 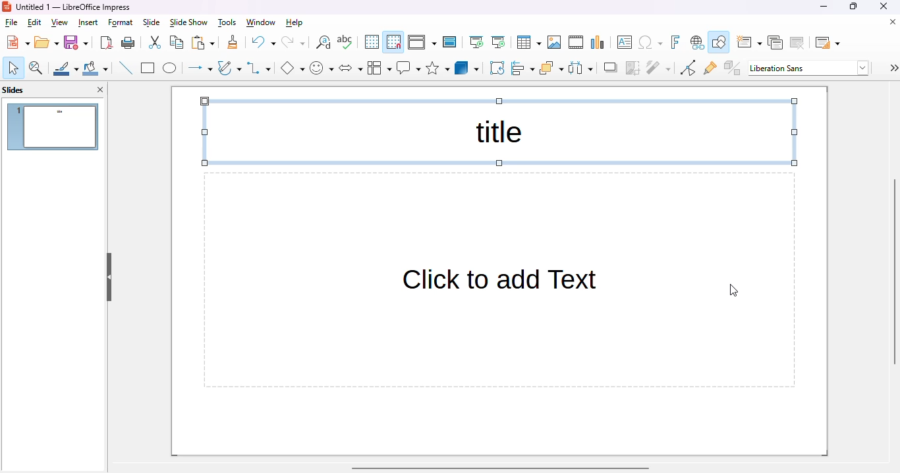 What do you see at coordinates (710, 68) in the screenshot?
I see `show gluepoint functions` at bounding box center [710, 68].